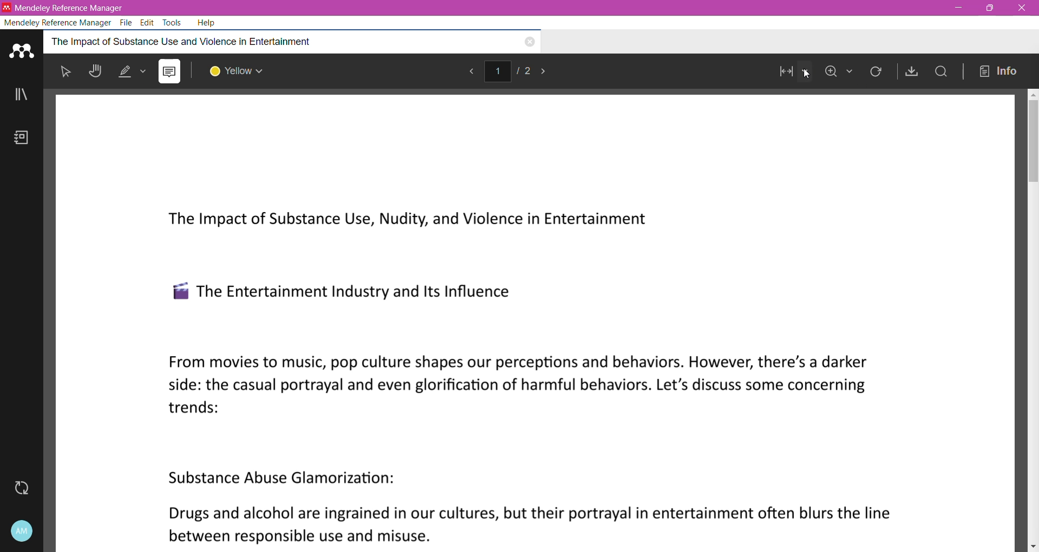 This screenshot has height=552, width=1039. I want to click on Account and Help, so click(22, 531).